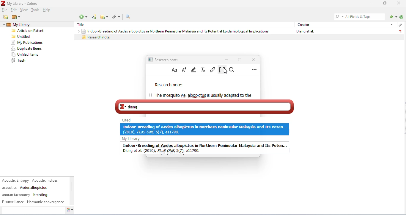 The image size is (406, 215). I want to click on clear formatting, so click(204, 70).